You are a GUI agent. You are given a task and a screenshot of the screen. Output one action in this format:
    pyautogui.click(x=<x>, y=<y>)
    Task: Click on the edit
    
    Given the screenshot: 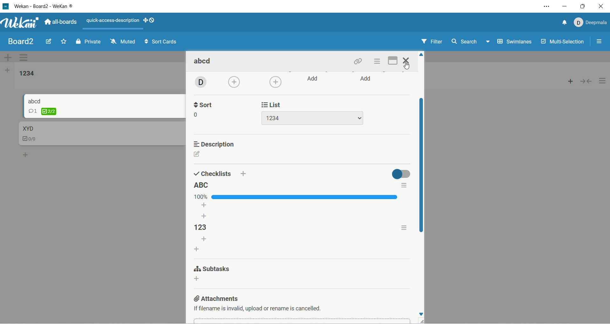 What is the action you would take?
    pyautogui.click(x=48, y=41)
    